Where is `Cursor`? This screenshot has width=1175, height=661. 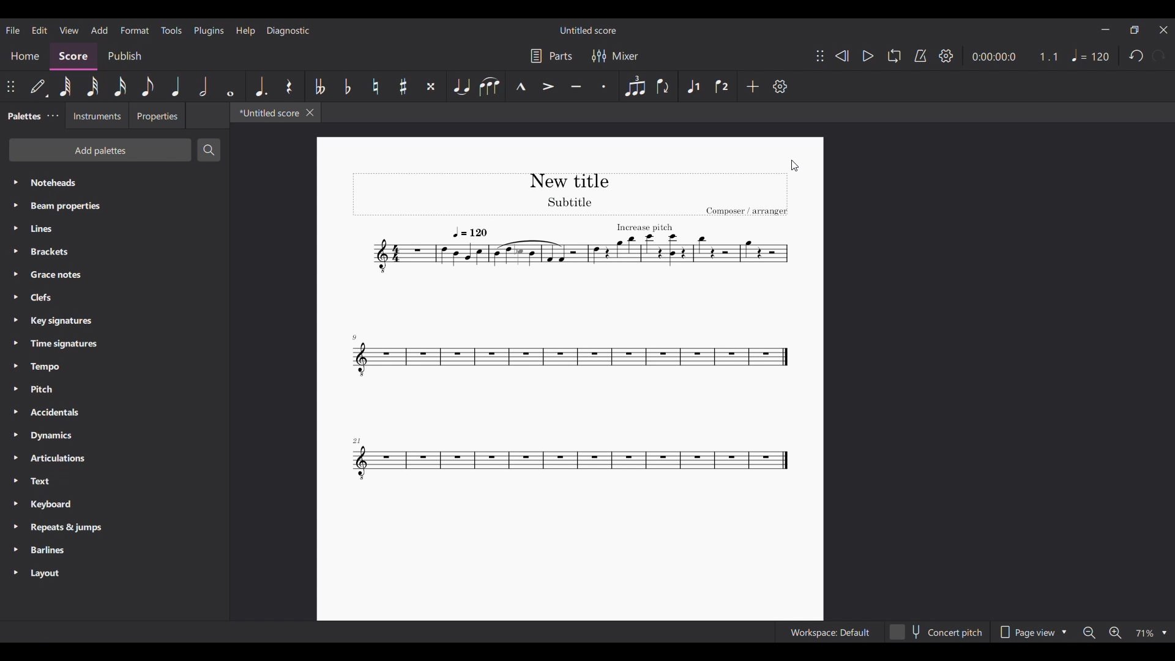 Cursor is located at coordinates (796, 165).